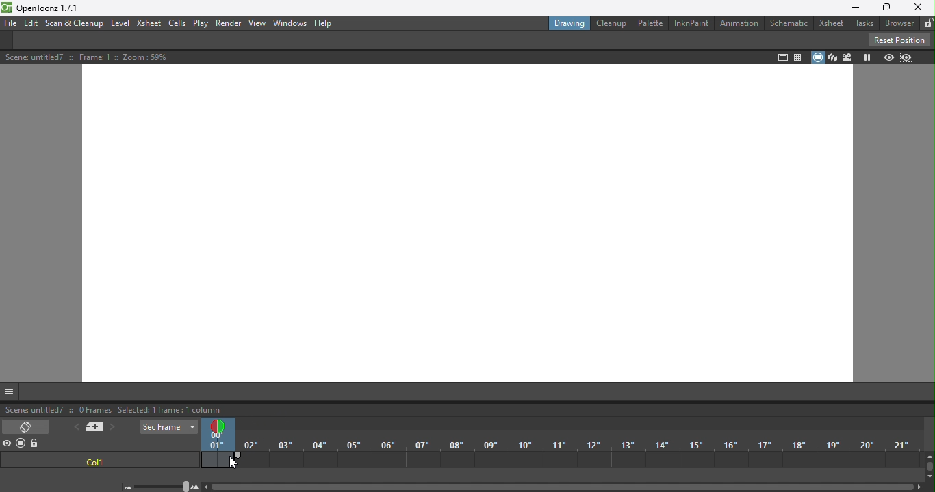  What do you see at coordinates (897, 24) in the screenshot?
I see `Browser` at bounding box center [897, 24].